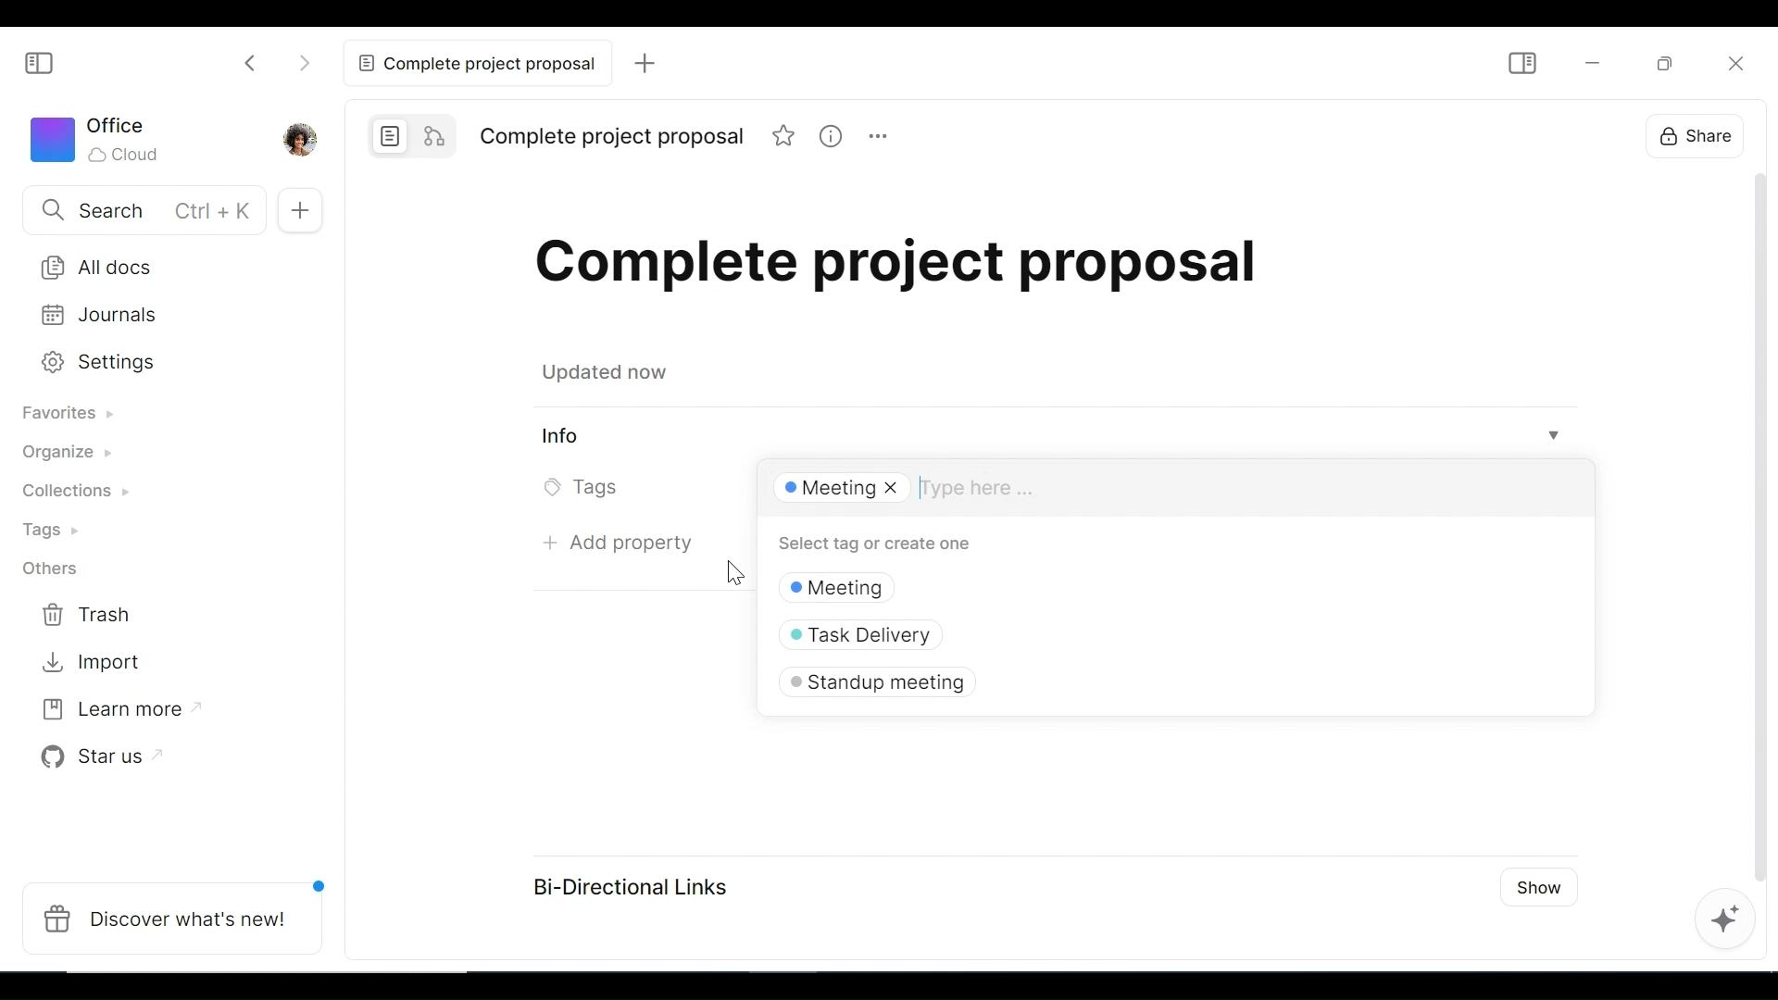  Describe the element at coordinates (243, 64) in the screenshot. I see `Click to go back` at that location.